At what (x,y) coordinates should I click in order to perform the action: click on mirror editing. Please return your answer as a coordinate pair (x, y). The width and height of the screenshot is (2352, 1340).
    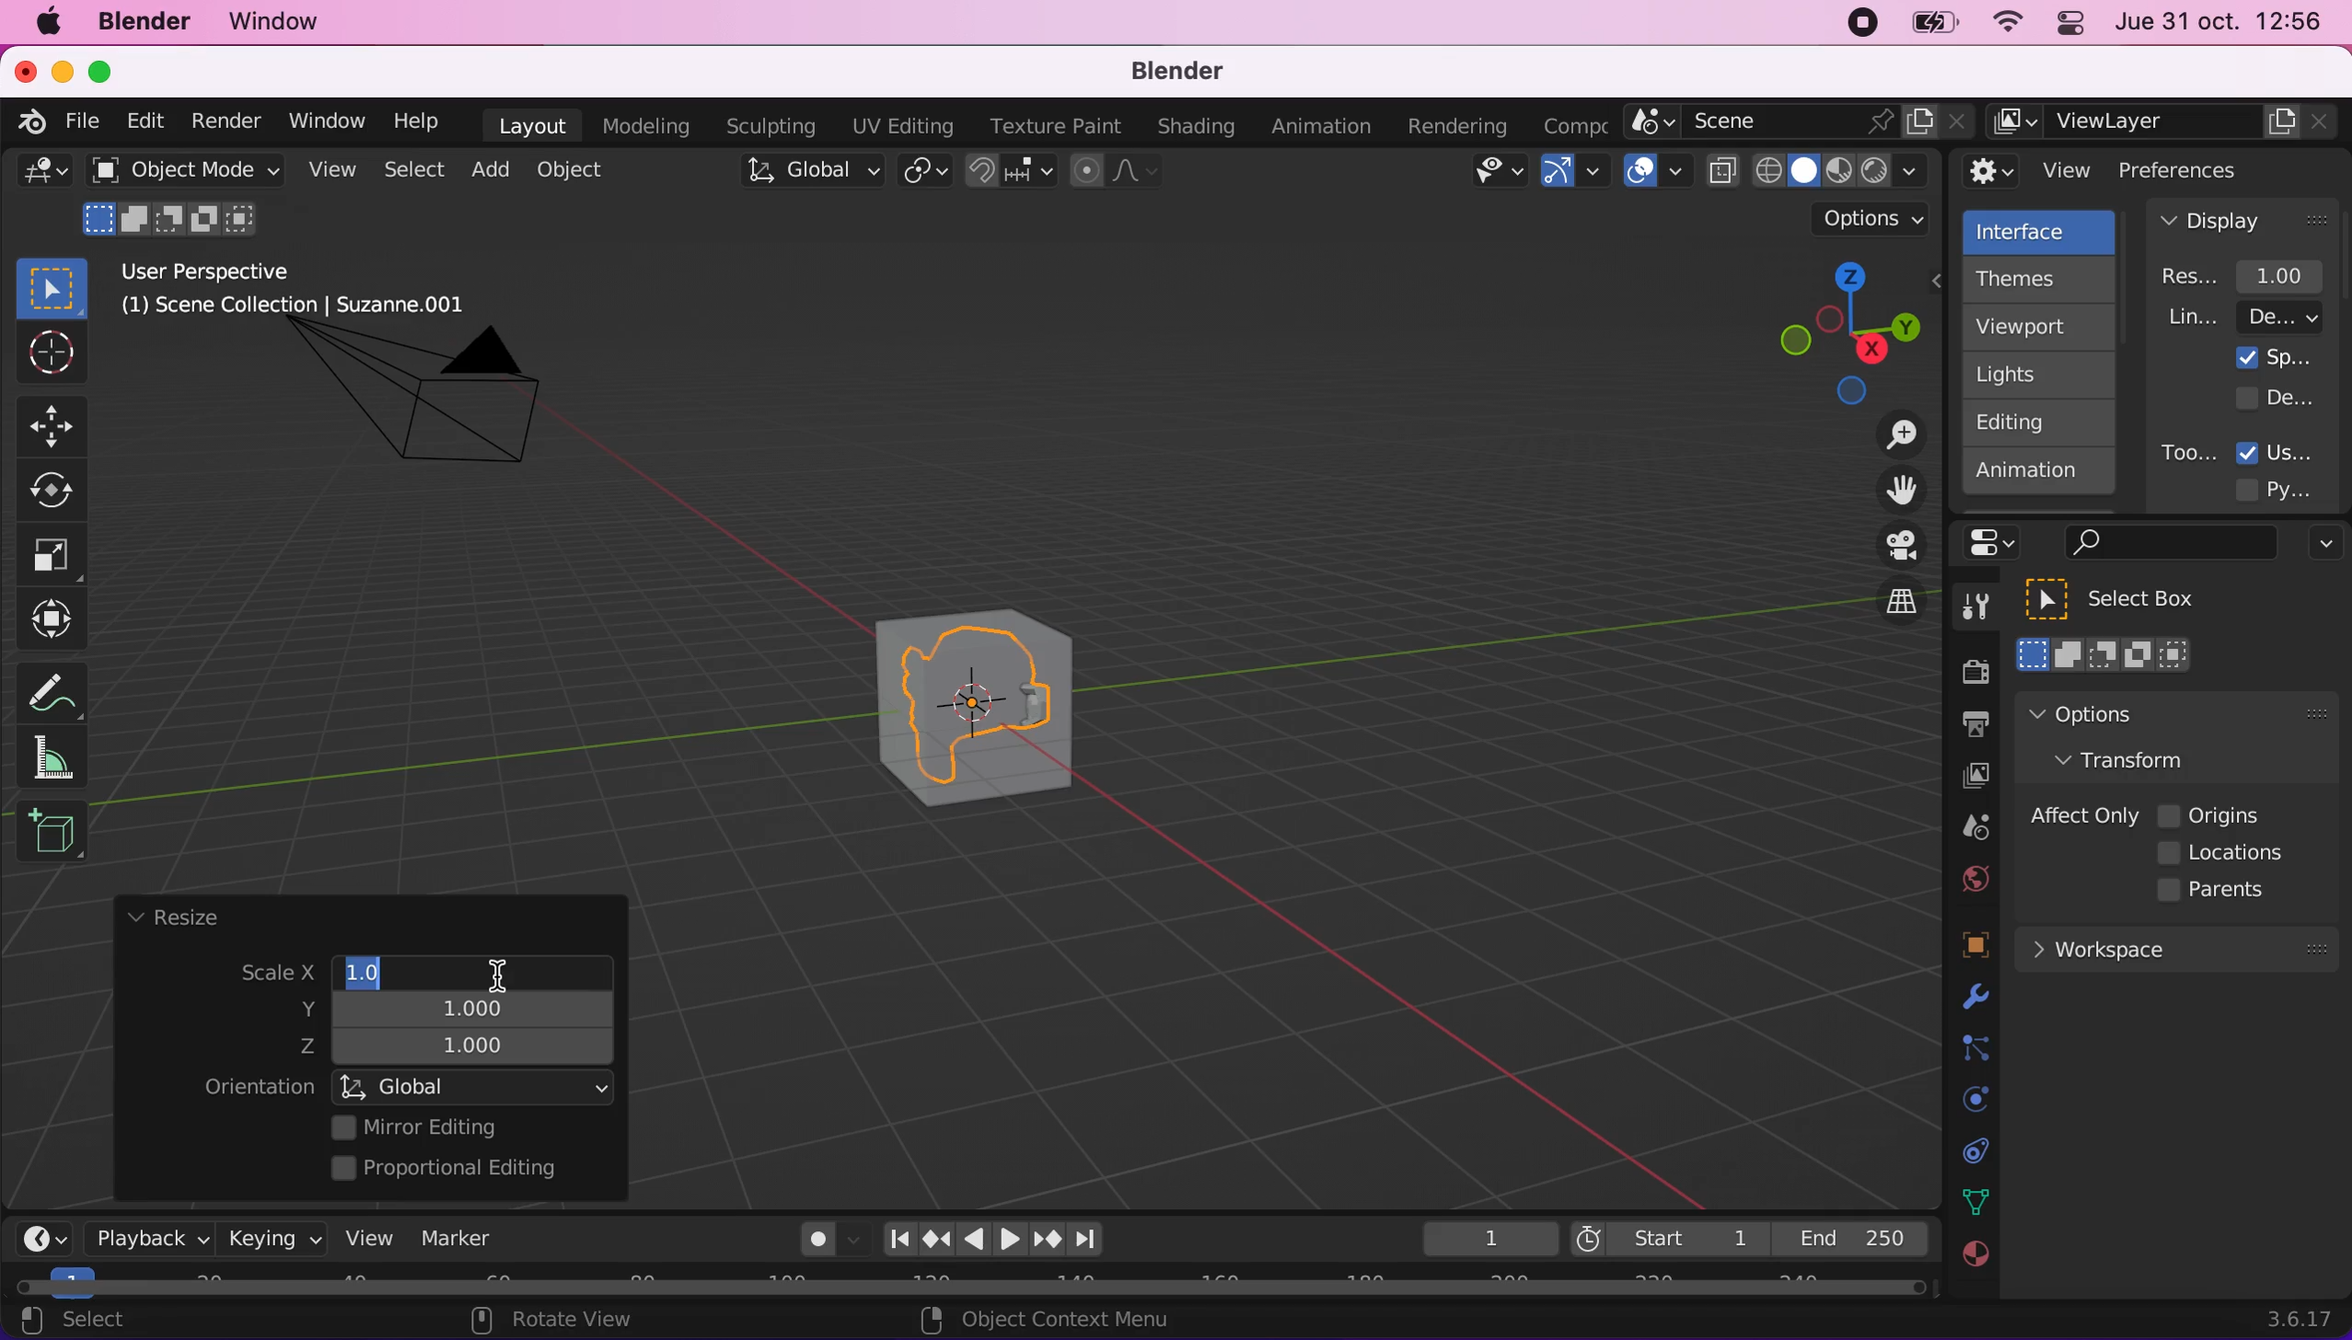
    Looking at the image, I should click on (468, 1126).